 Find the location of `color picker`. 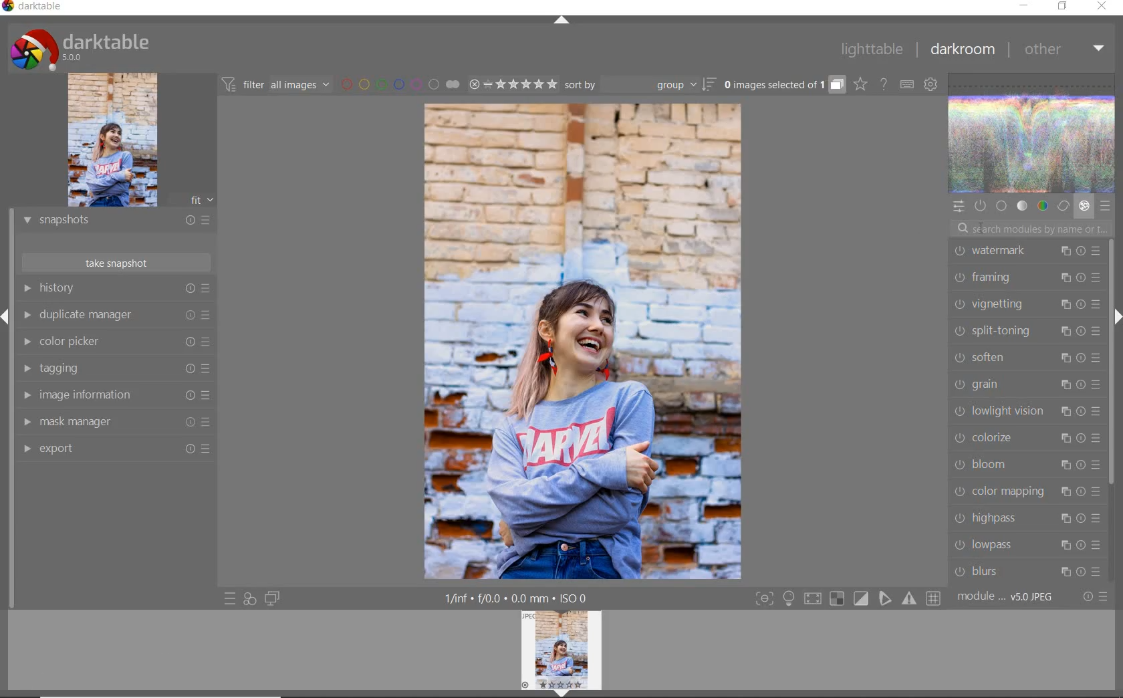

color picker is located at coordinates (114, 344).